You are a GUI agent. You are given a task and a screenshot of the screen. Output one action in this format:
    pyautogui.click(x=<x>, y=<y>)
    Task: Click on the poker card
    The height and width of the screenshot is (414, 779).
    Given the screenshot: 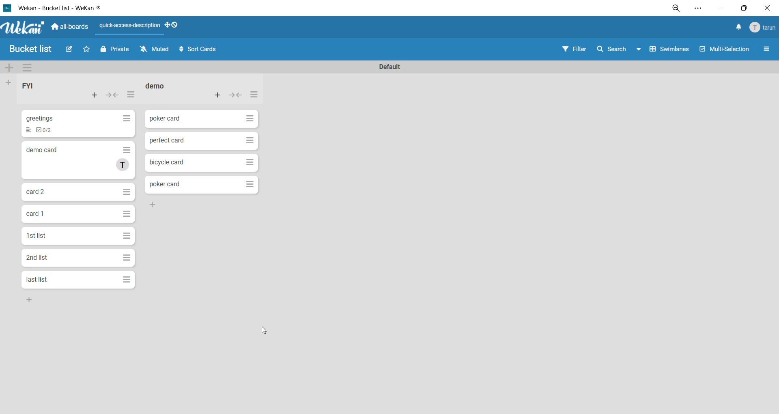 What is the action you would take?
    pyautogui.click(x=164, y=120)
    